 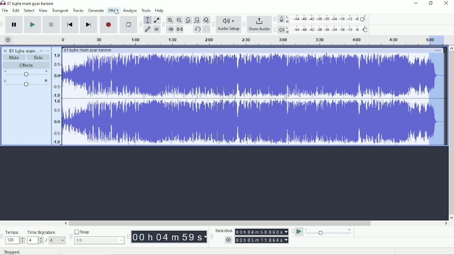 I want to click on View, so click(x=43, y=11).